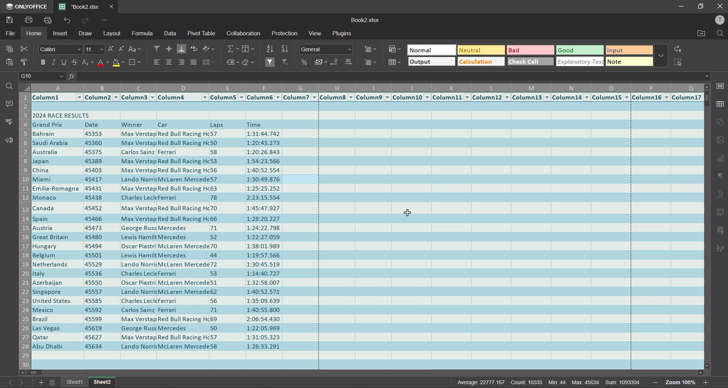 Image resolution: width=728 pixels, height=388 pixels. Describe the element at coordinates (85, 35) in the screenshot. I see `draw` at that location.